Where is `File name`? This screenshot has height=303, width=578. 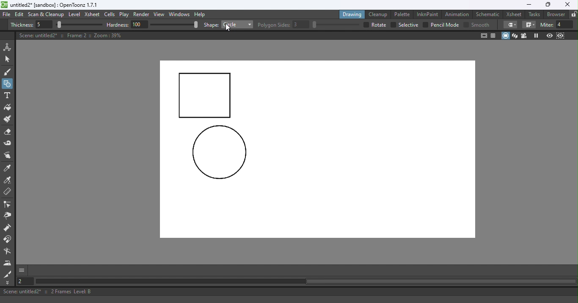 File name is located at coordinates (55, 5).